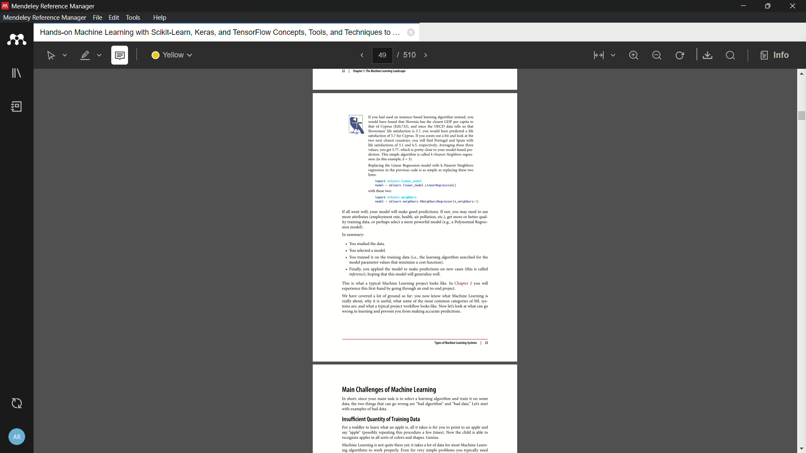 Image resolution: width=806 pixels, height=453 pixels. What do you see at coordinates (360, 56) in the screenshot?
I see `previous page` at bounding box center [360, 56].